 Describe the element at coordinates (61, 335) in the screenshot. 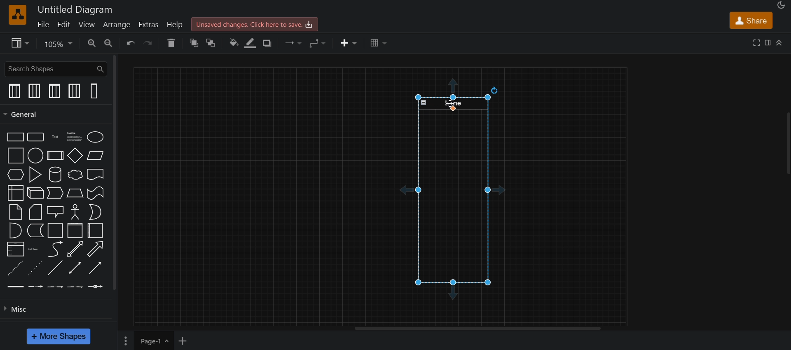

I see `more shapes` at that location.